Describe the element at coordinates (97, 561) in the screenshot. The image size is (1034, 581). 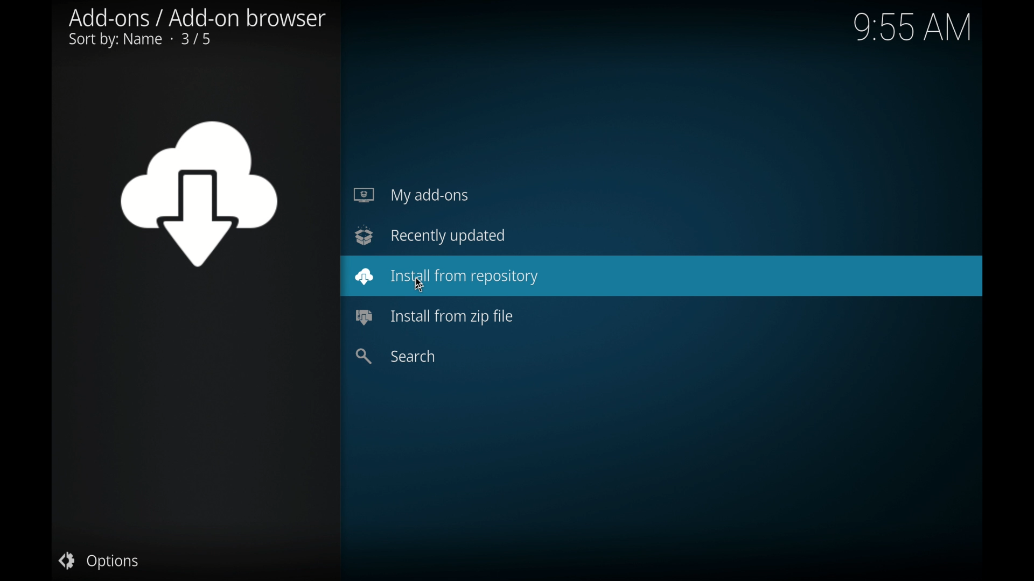
I see `options` at that location.